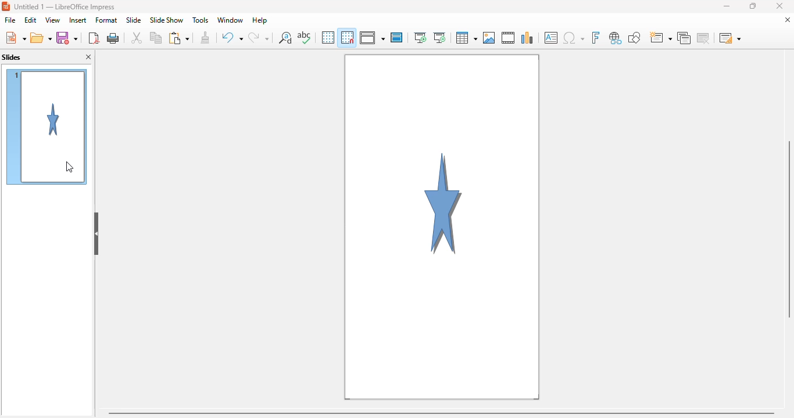 The height and width of the screenshot is (418, 794). I want to click on view, so click(52, 20).